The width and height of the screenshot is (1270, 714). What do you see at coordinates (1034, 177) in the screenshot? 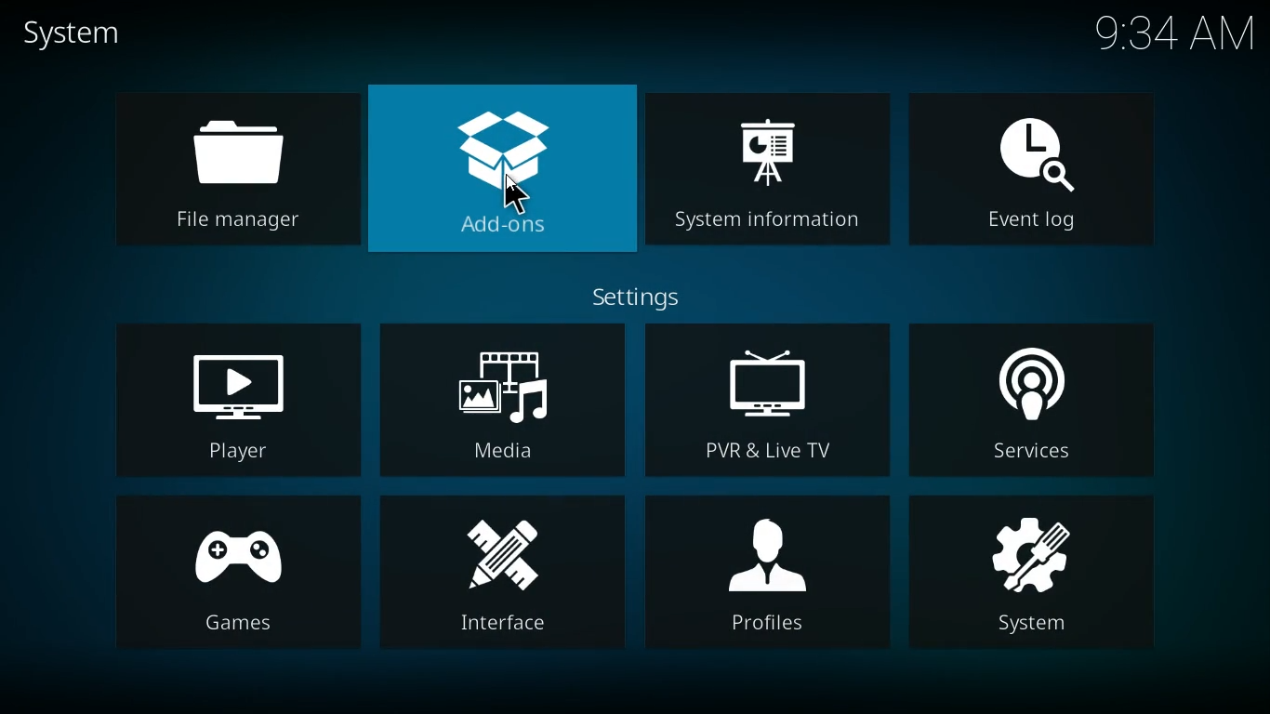
I see `event log` at bounding box center [1034, 177].